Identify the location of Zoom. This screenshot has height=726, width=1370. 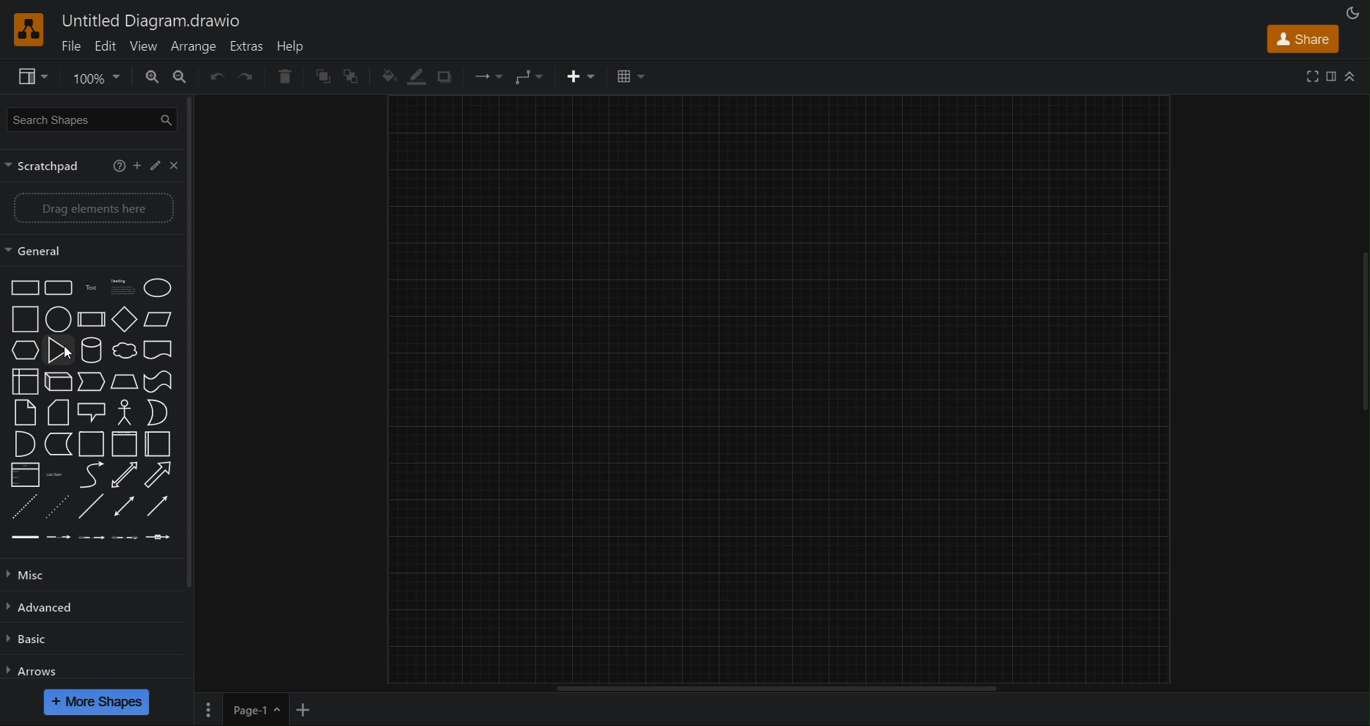
(98, 77).